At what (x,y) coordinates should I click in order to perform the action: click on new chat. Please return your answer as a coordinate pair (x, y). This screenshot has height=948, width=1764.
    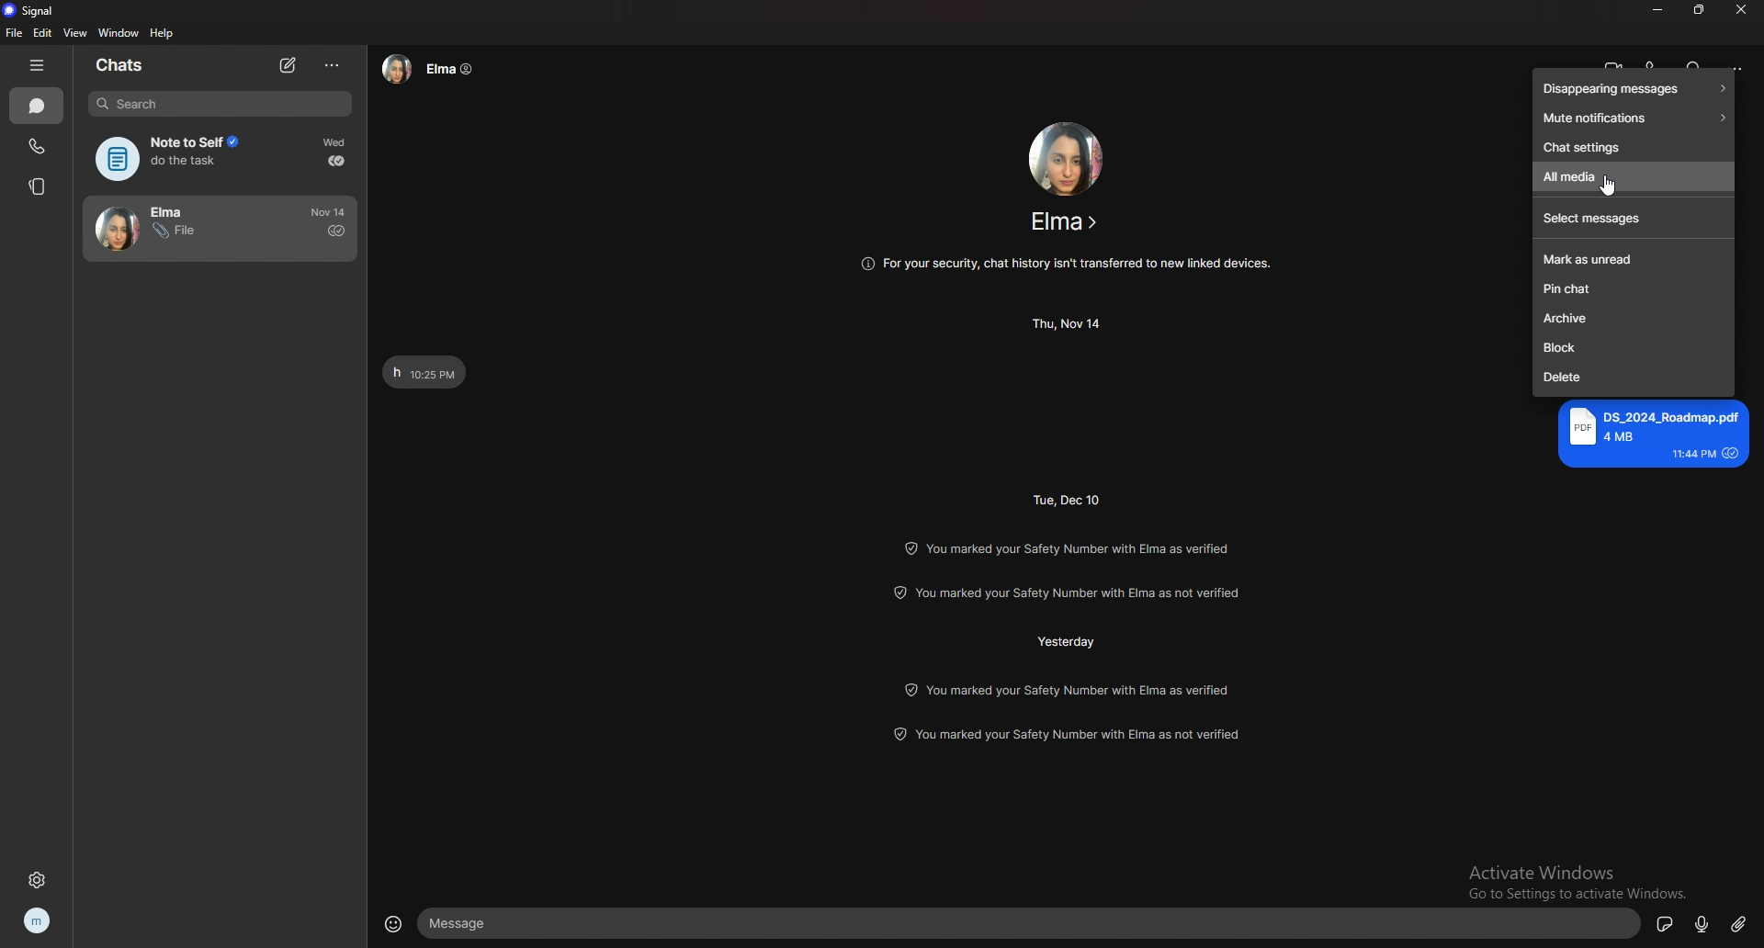
    Looking at the image, I should click on (288, 65).